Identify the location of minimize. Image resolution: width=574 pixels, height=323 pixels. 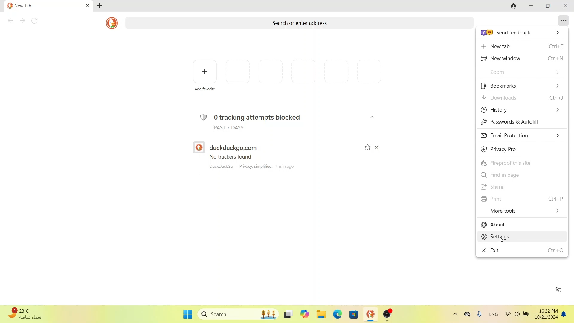
(531, 6).